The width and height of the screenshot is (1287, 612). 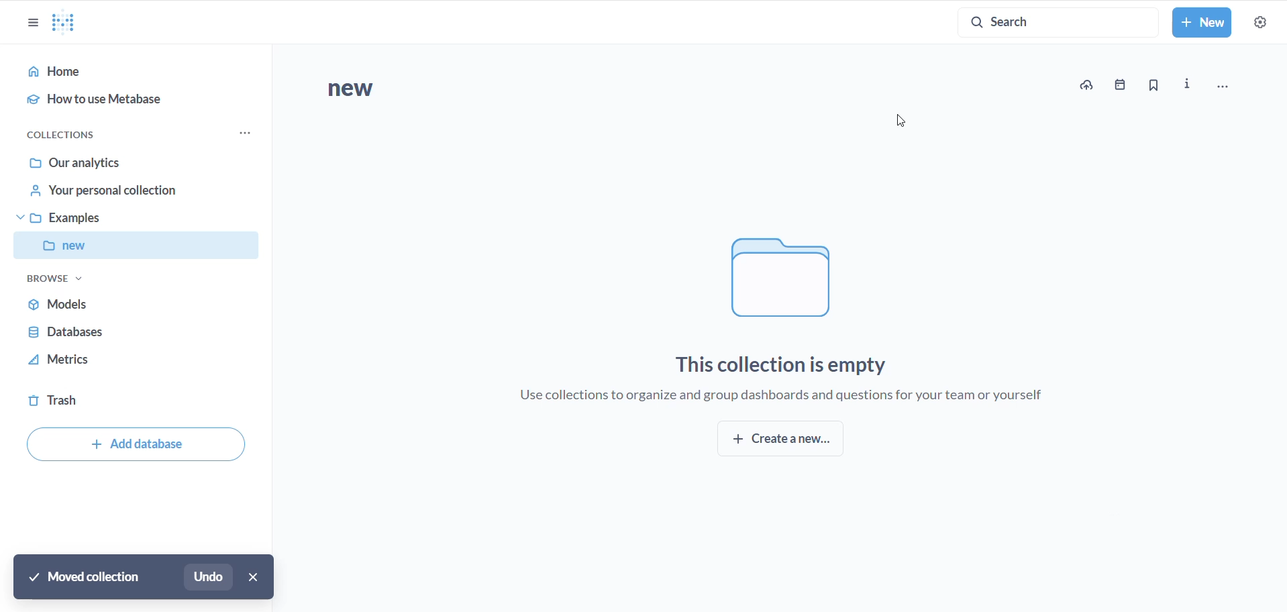 What do you see at coordinates (111, 249) in the screenshot?
I see `NEW` at bounding box center [111, 249].